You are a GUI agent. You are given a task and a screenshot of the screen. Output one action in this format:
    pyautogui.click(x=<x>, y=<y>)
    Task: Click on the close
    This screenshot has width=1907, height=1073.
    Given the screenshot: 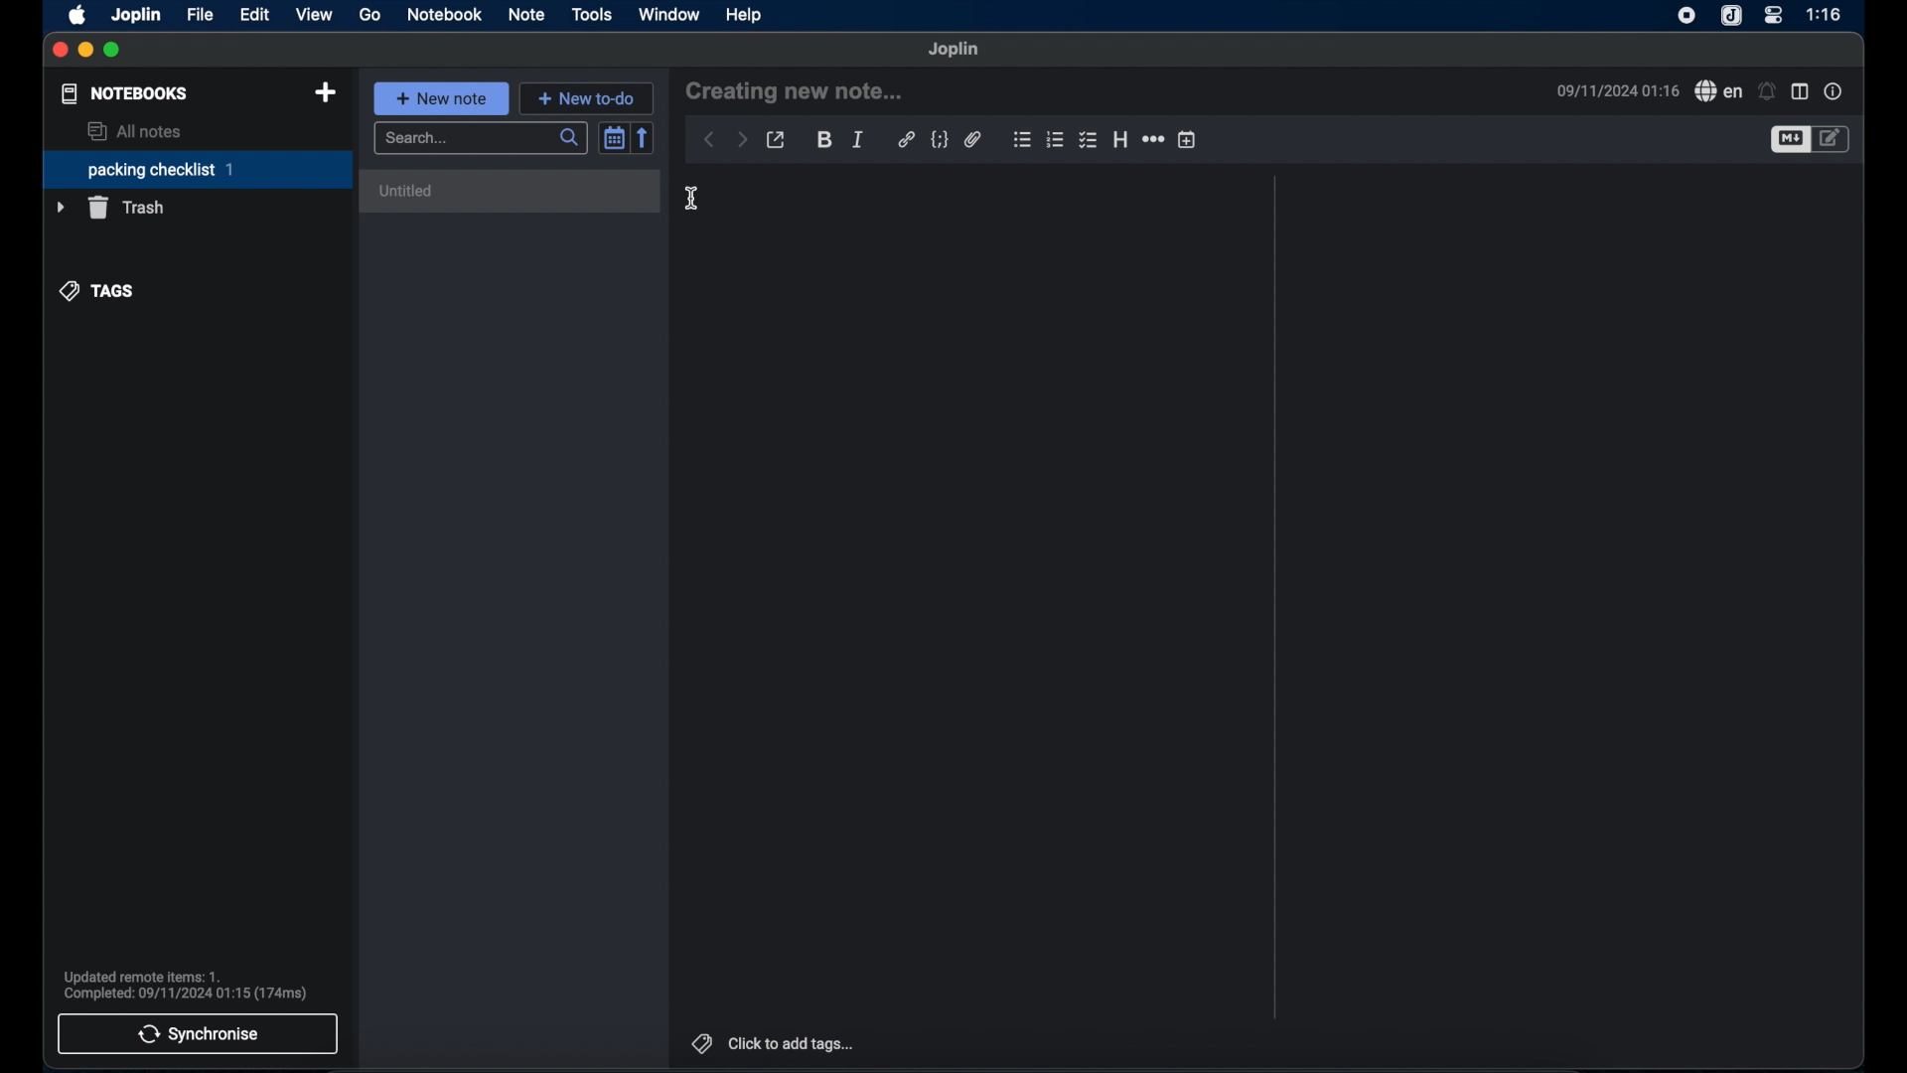 What is the action you would take?
    pyautogui.click(x=60, y=50)
    